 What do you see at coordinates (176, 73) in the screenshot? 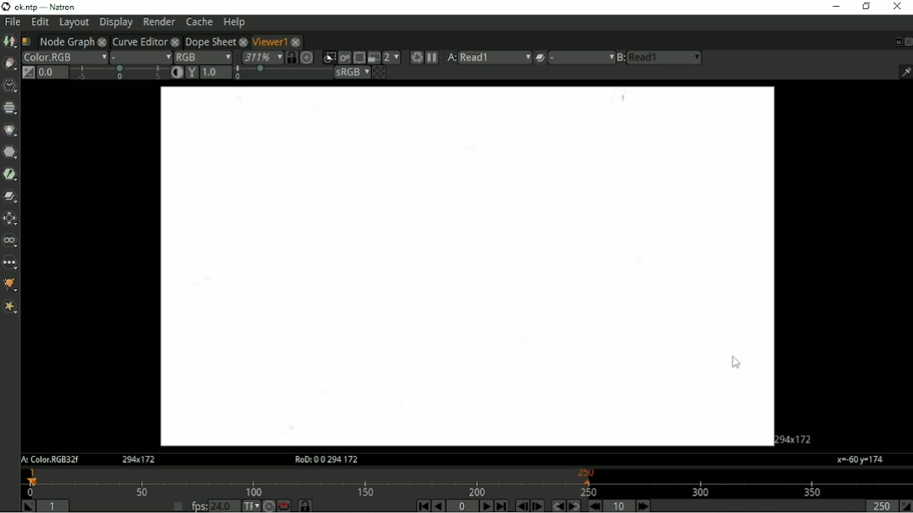
I see `Auto-contrast` at bounding box center [176, 73].